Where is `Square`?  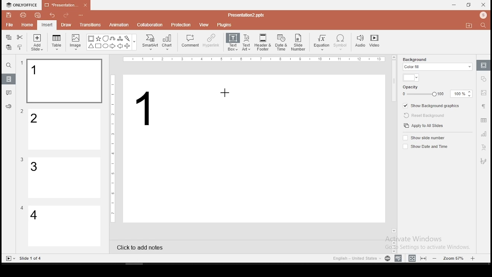 Square is located at coordinates (98, 47).